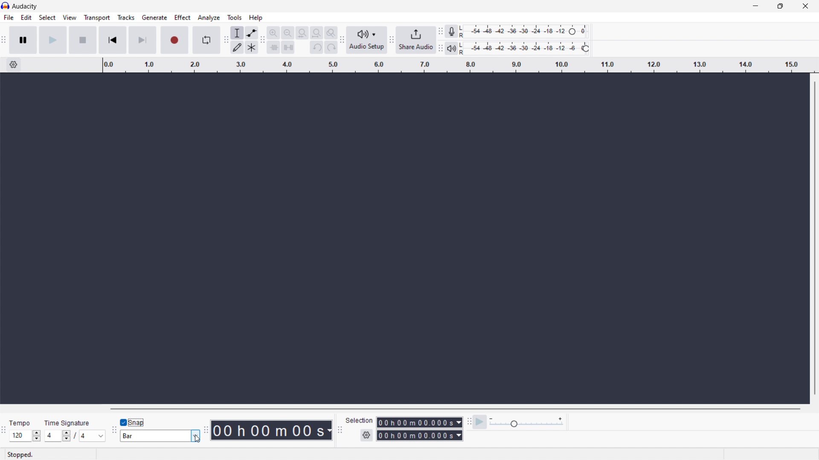  What do you see at coordinates (302, 32) in the screenshot?
I see `fit selection to width` at bounding box center [302, 32].